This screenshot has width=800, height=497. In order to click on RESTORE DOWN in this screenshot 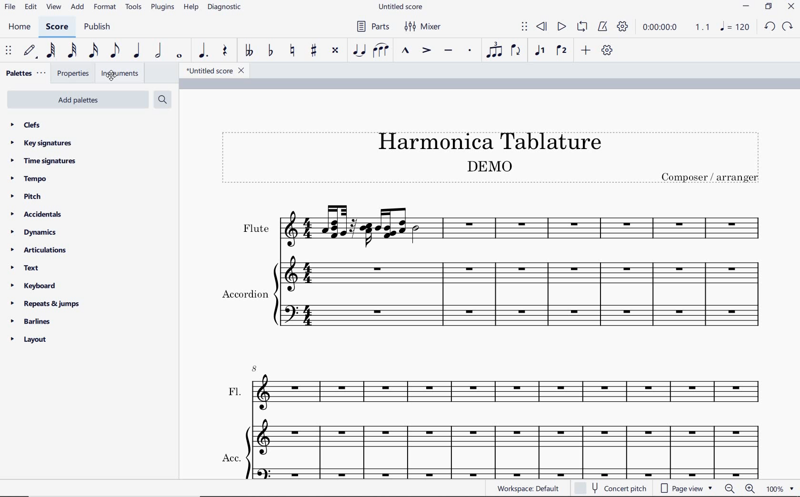, I will do `click(768, 7)`.